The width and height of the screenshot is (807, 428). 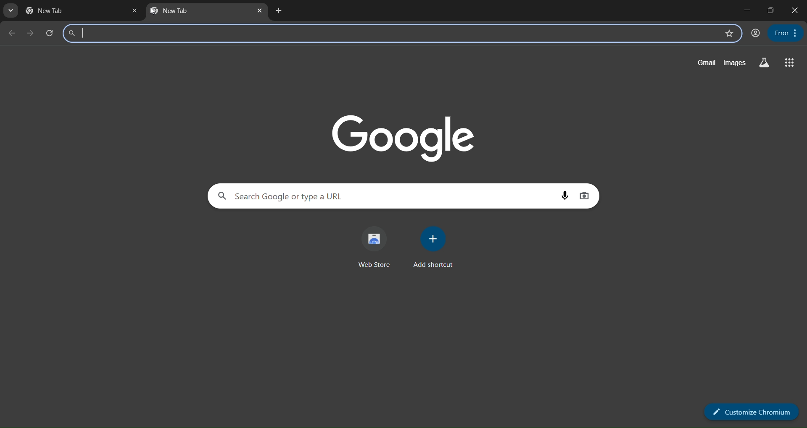 What do you see at coordinates (783, 34) in the screenshot?
I see `Customize and control options` at bounding box center [783, 34].